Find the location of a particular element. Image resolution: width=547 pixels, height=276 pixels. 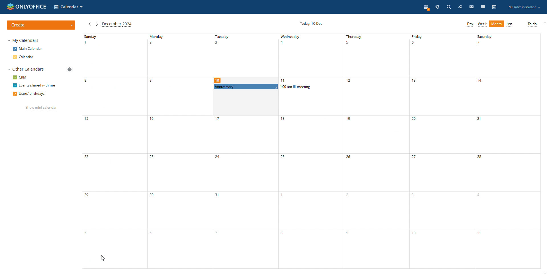

tuesday is located at coordinates (245, 58).